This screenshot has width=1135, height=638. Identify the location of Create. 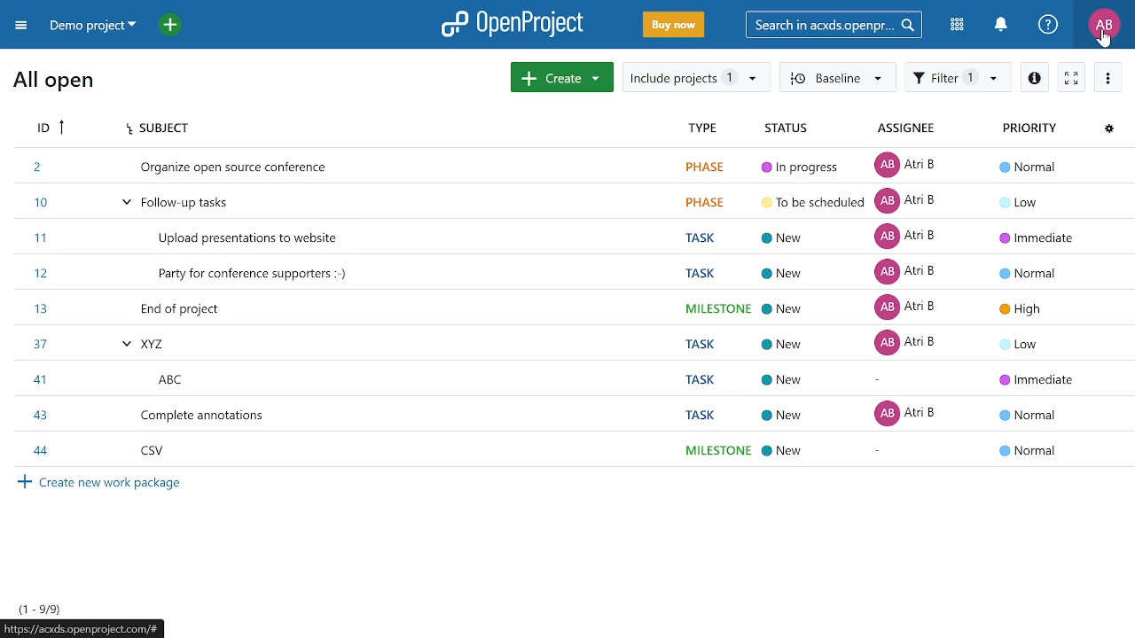
(562, 77).